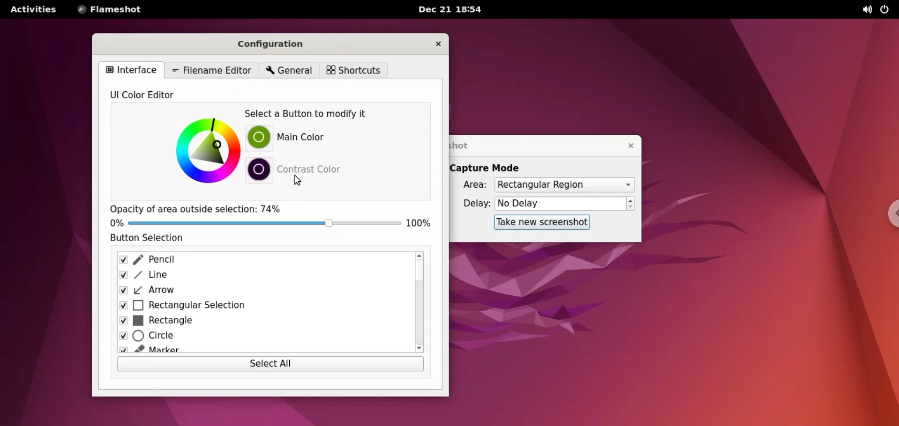  Describe the element at coordinates (259, 259) in the screenshot. I see `pencil checkbox` at that location.